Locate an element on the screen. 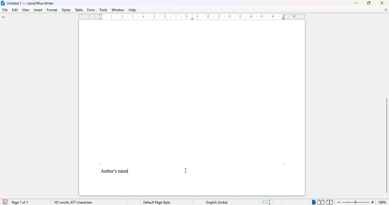 Image resolution: width=389 pixels, height=205 pixels. English (India) is located at coordinates (217, 202).